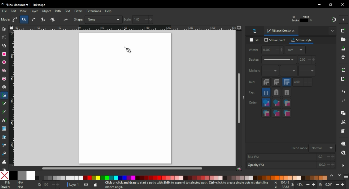 This screenshot has width=349, height=189. What do you see at coordinates (4, 54) in the screenshot?
I see `rectangle tool` at bounding box center [4, 54].